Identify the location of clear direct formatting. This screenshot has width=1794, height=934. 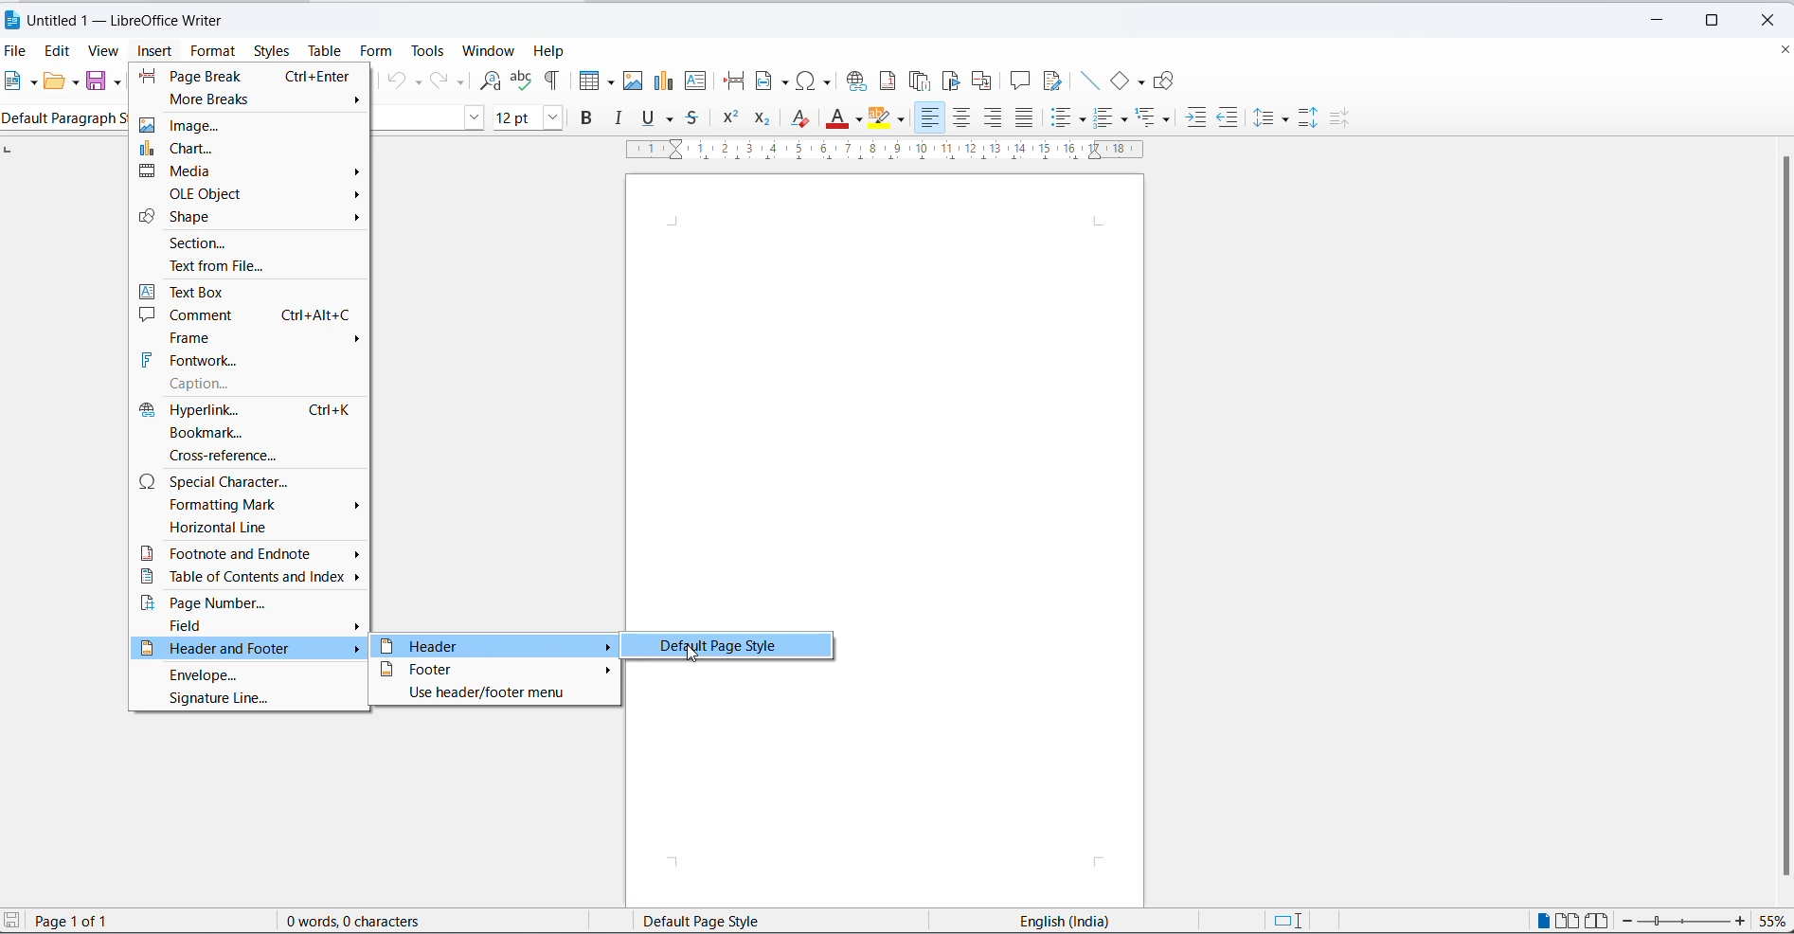
(801, 117).